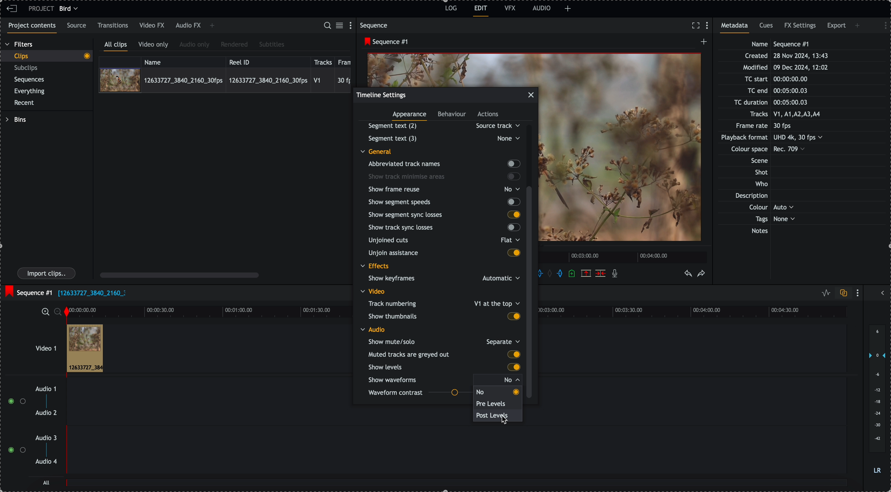 This screenshot has width=891, height=492. I want to click on all, so click(47, 482).